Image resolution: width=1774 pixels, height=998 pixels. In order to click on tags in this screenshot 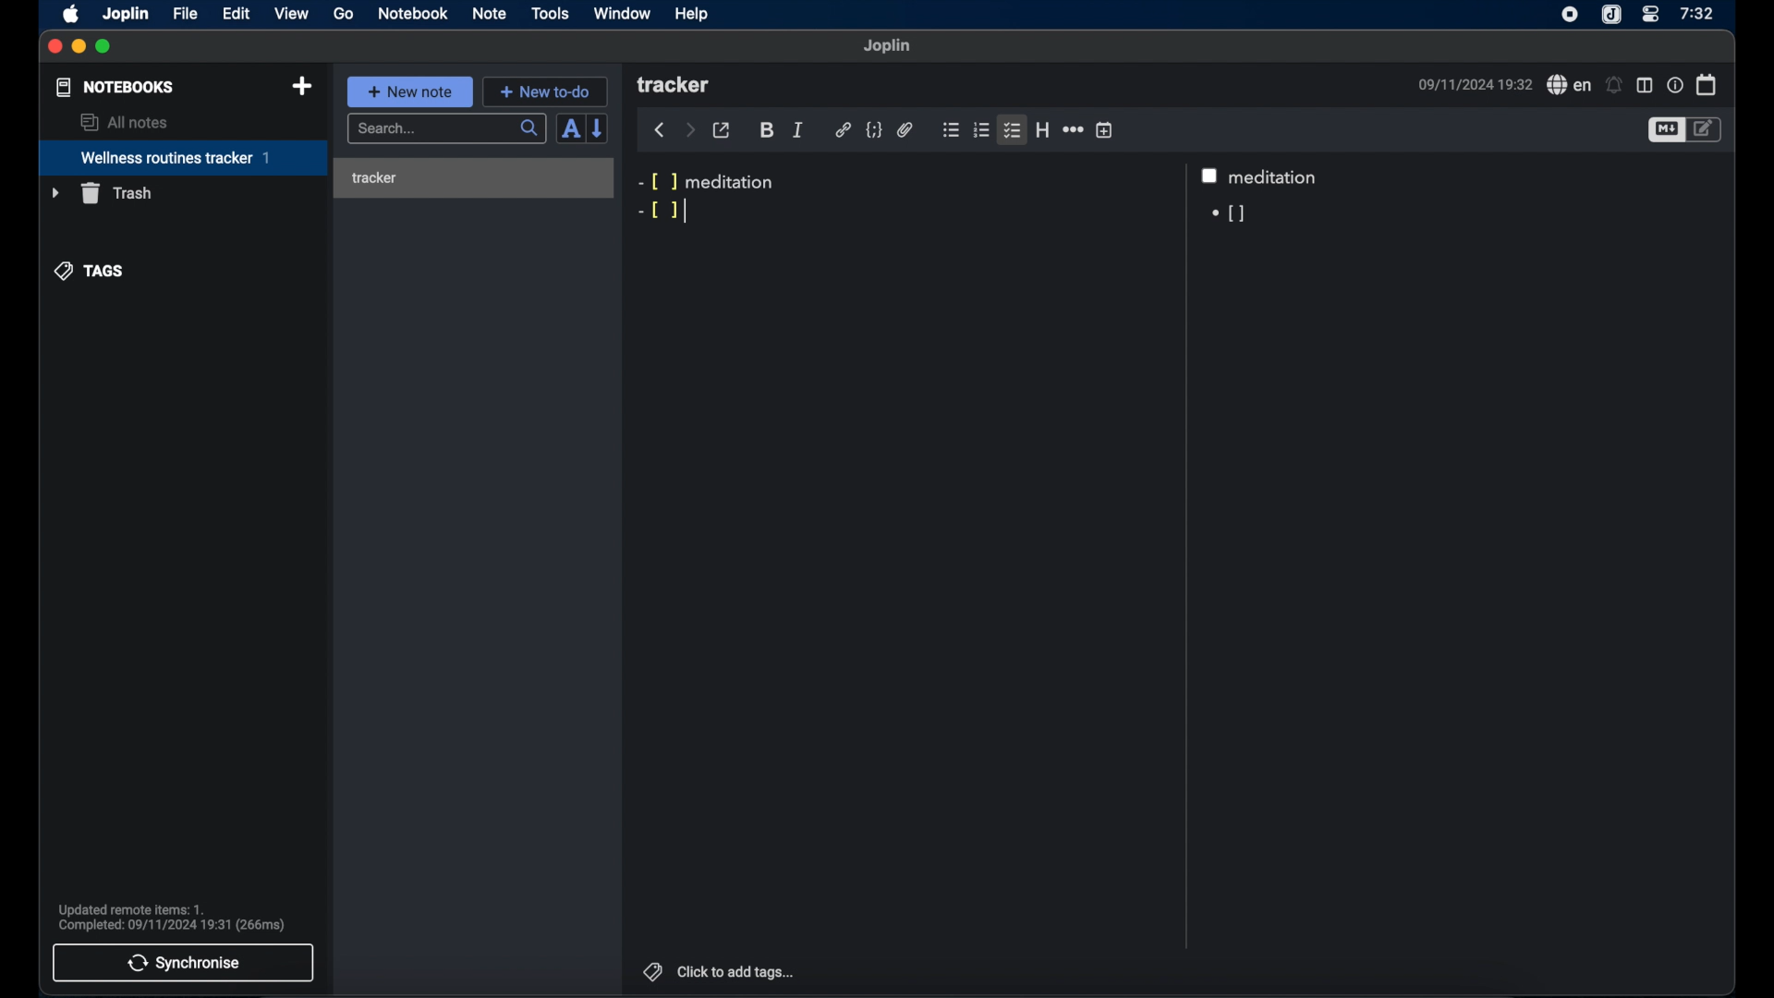, I will do `click(650, 969)`.